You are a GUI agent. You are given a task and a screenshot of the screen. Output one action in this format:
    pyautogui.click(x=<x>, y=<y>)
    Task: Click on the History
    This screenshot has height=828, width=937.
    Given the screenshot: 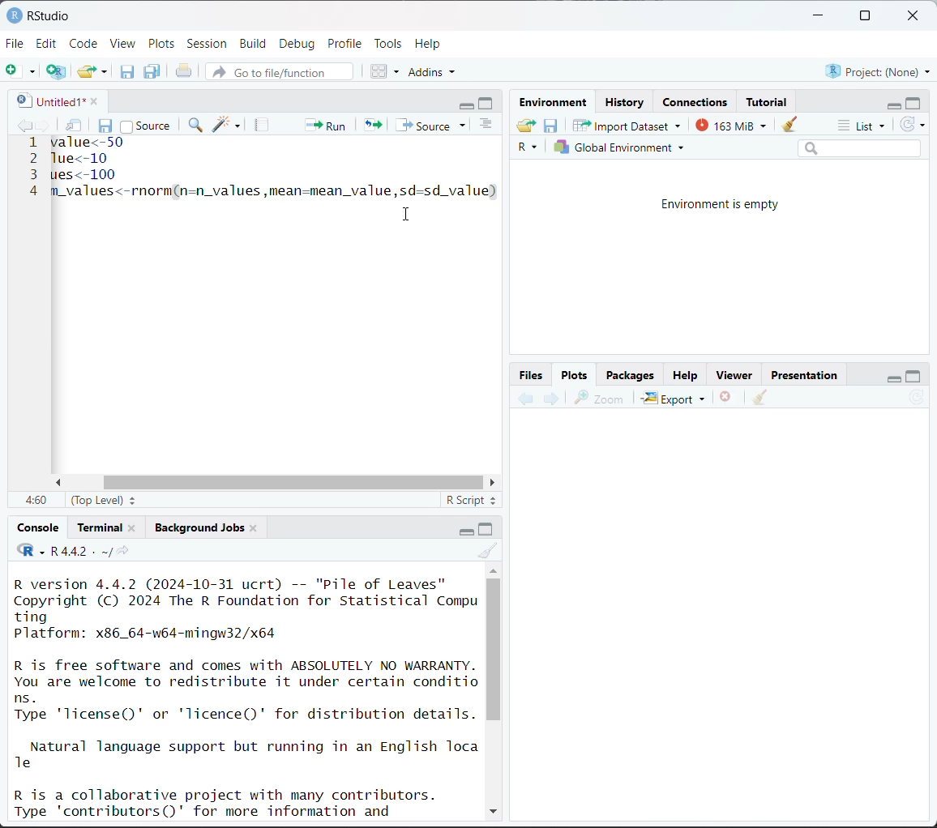 What is the action you would take?
    pyautogui.click(x=626, y=102)
    